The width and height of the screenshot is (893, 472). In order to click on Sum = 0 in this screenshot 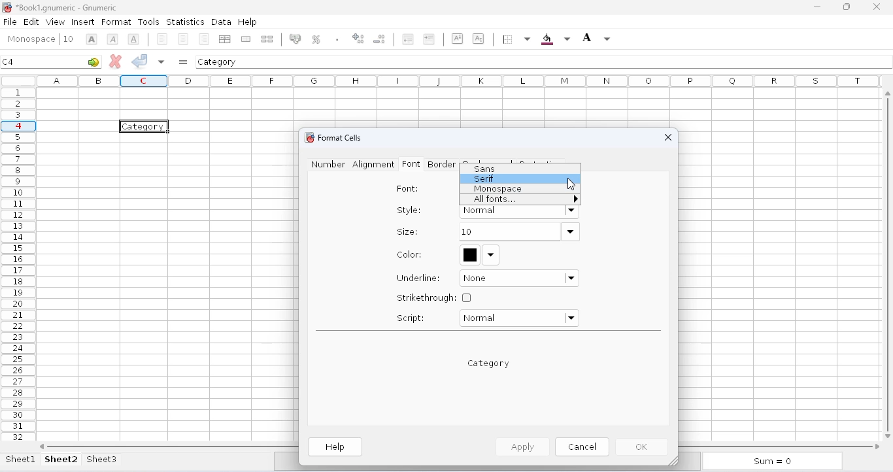, I will do `click(769, 462)`.